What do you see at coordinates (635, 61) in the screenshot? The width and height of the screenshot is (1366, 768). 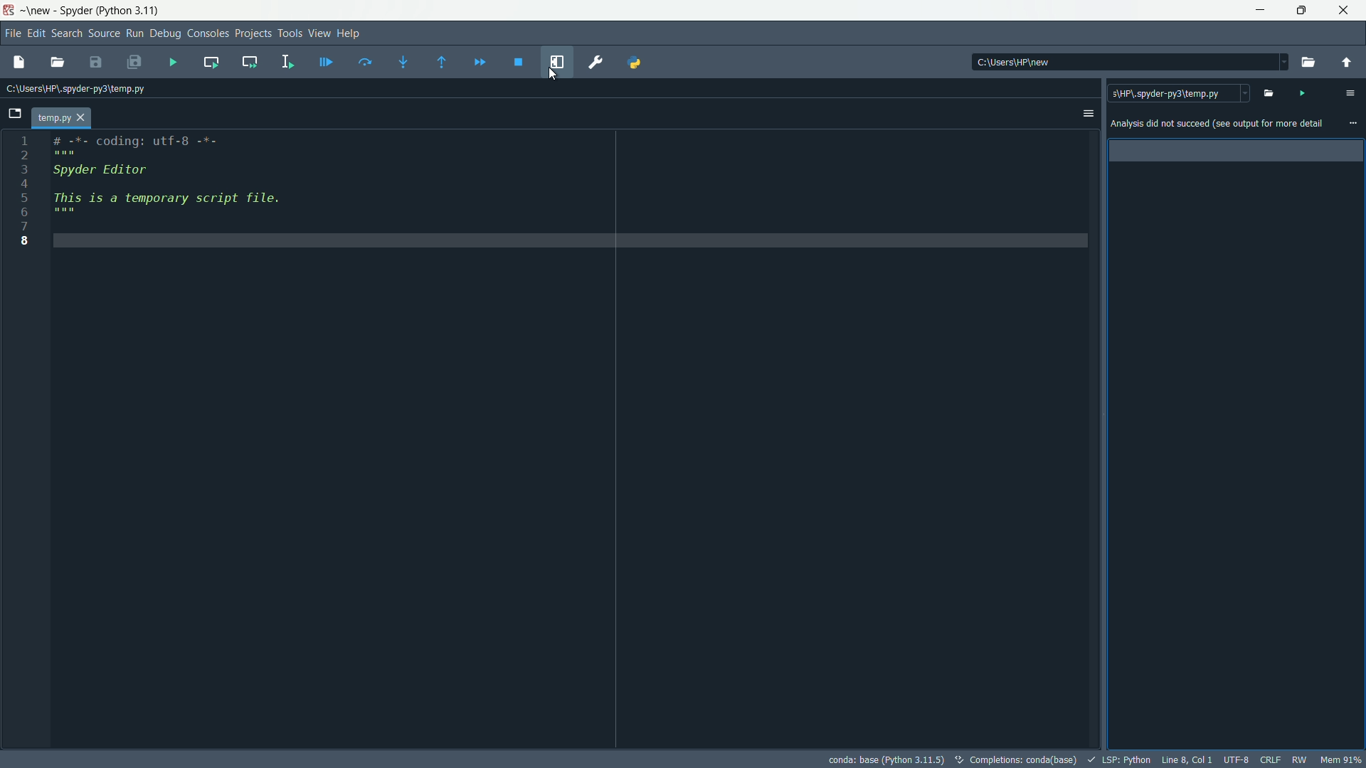 I see `python path manager` at bounding box center [635, 61].